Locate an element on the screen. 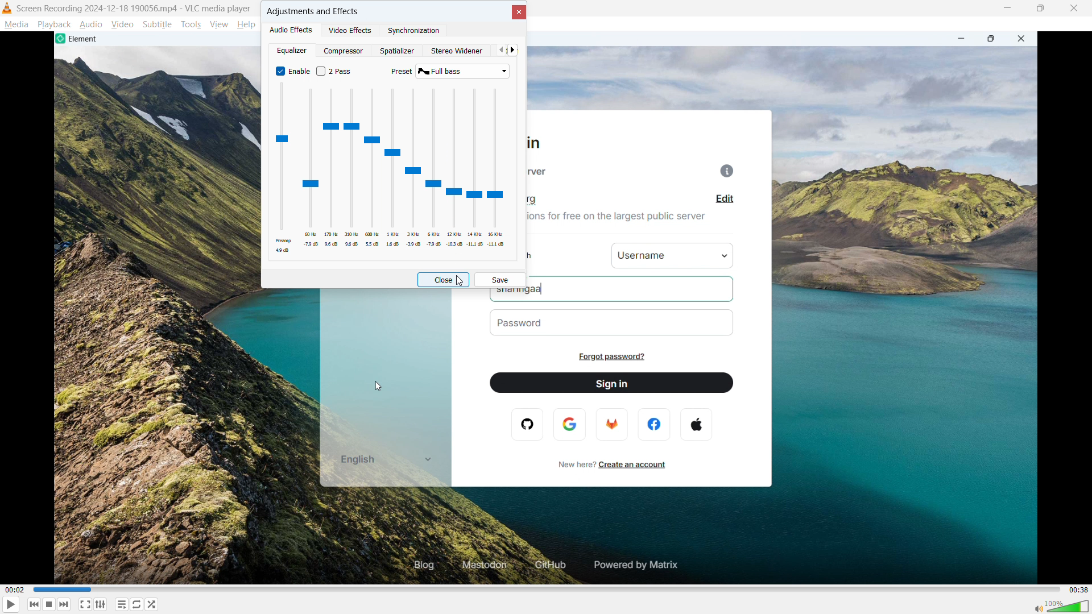  Tools  is located at coordinates (191, 24).